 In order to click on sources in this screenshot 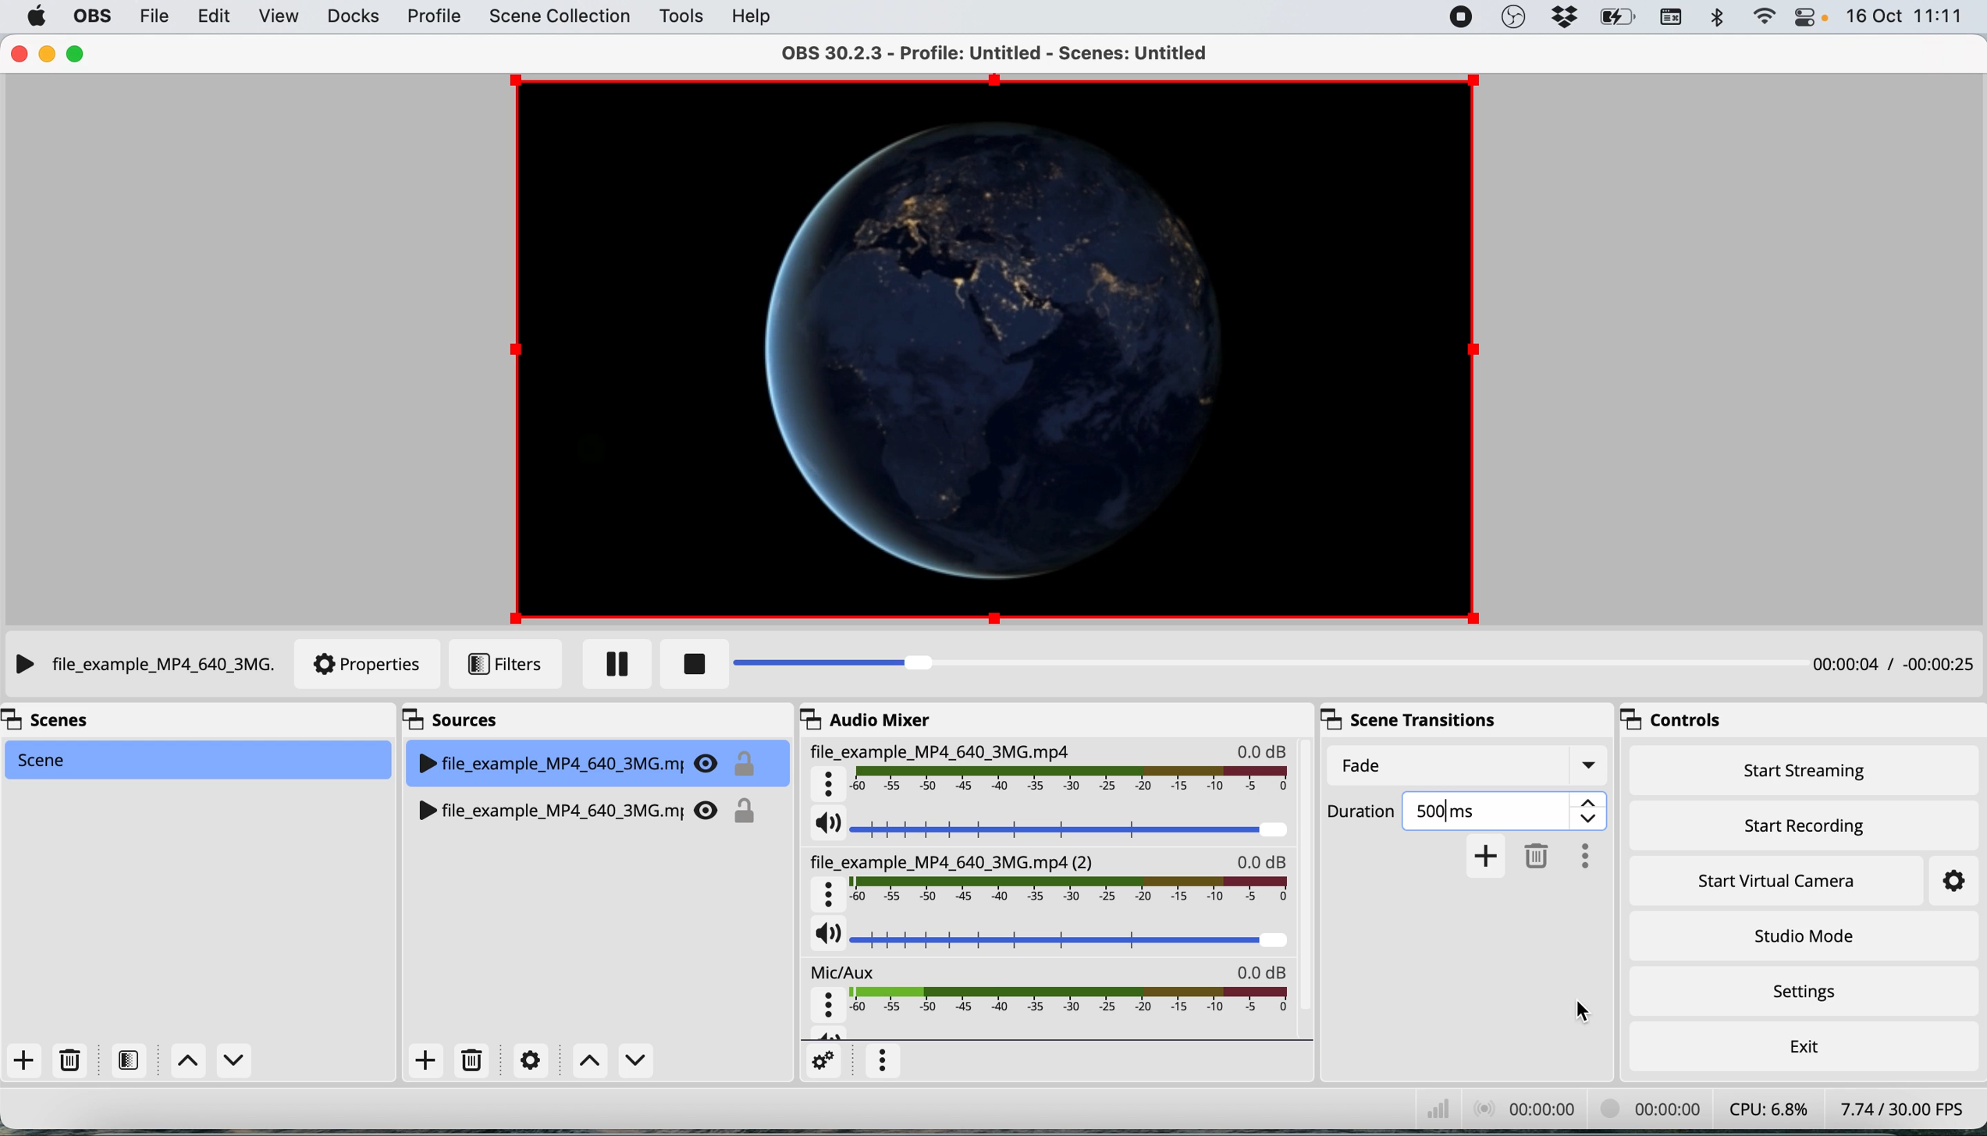, I will do `click(461, 717)`.